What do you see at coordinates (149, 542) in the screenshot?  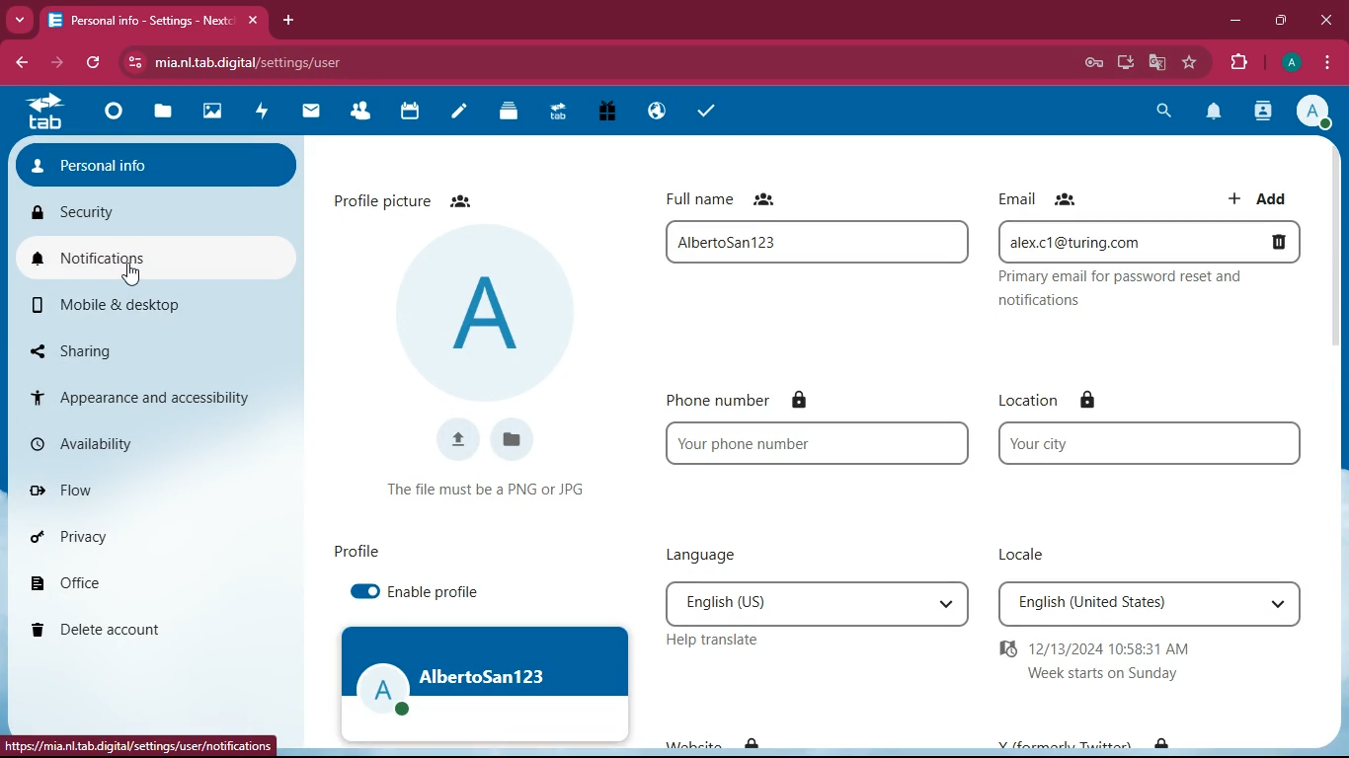 I see `privacy` at bounding box center [149, 542].